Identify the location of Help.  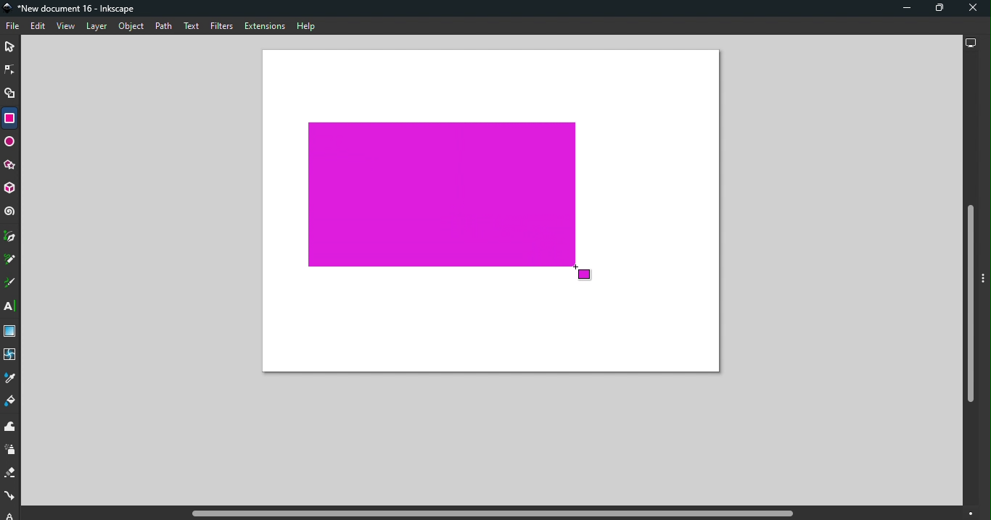
(306, 26).